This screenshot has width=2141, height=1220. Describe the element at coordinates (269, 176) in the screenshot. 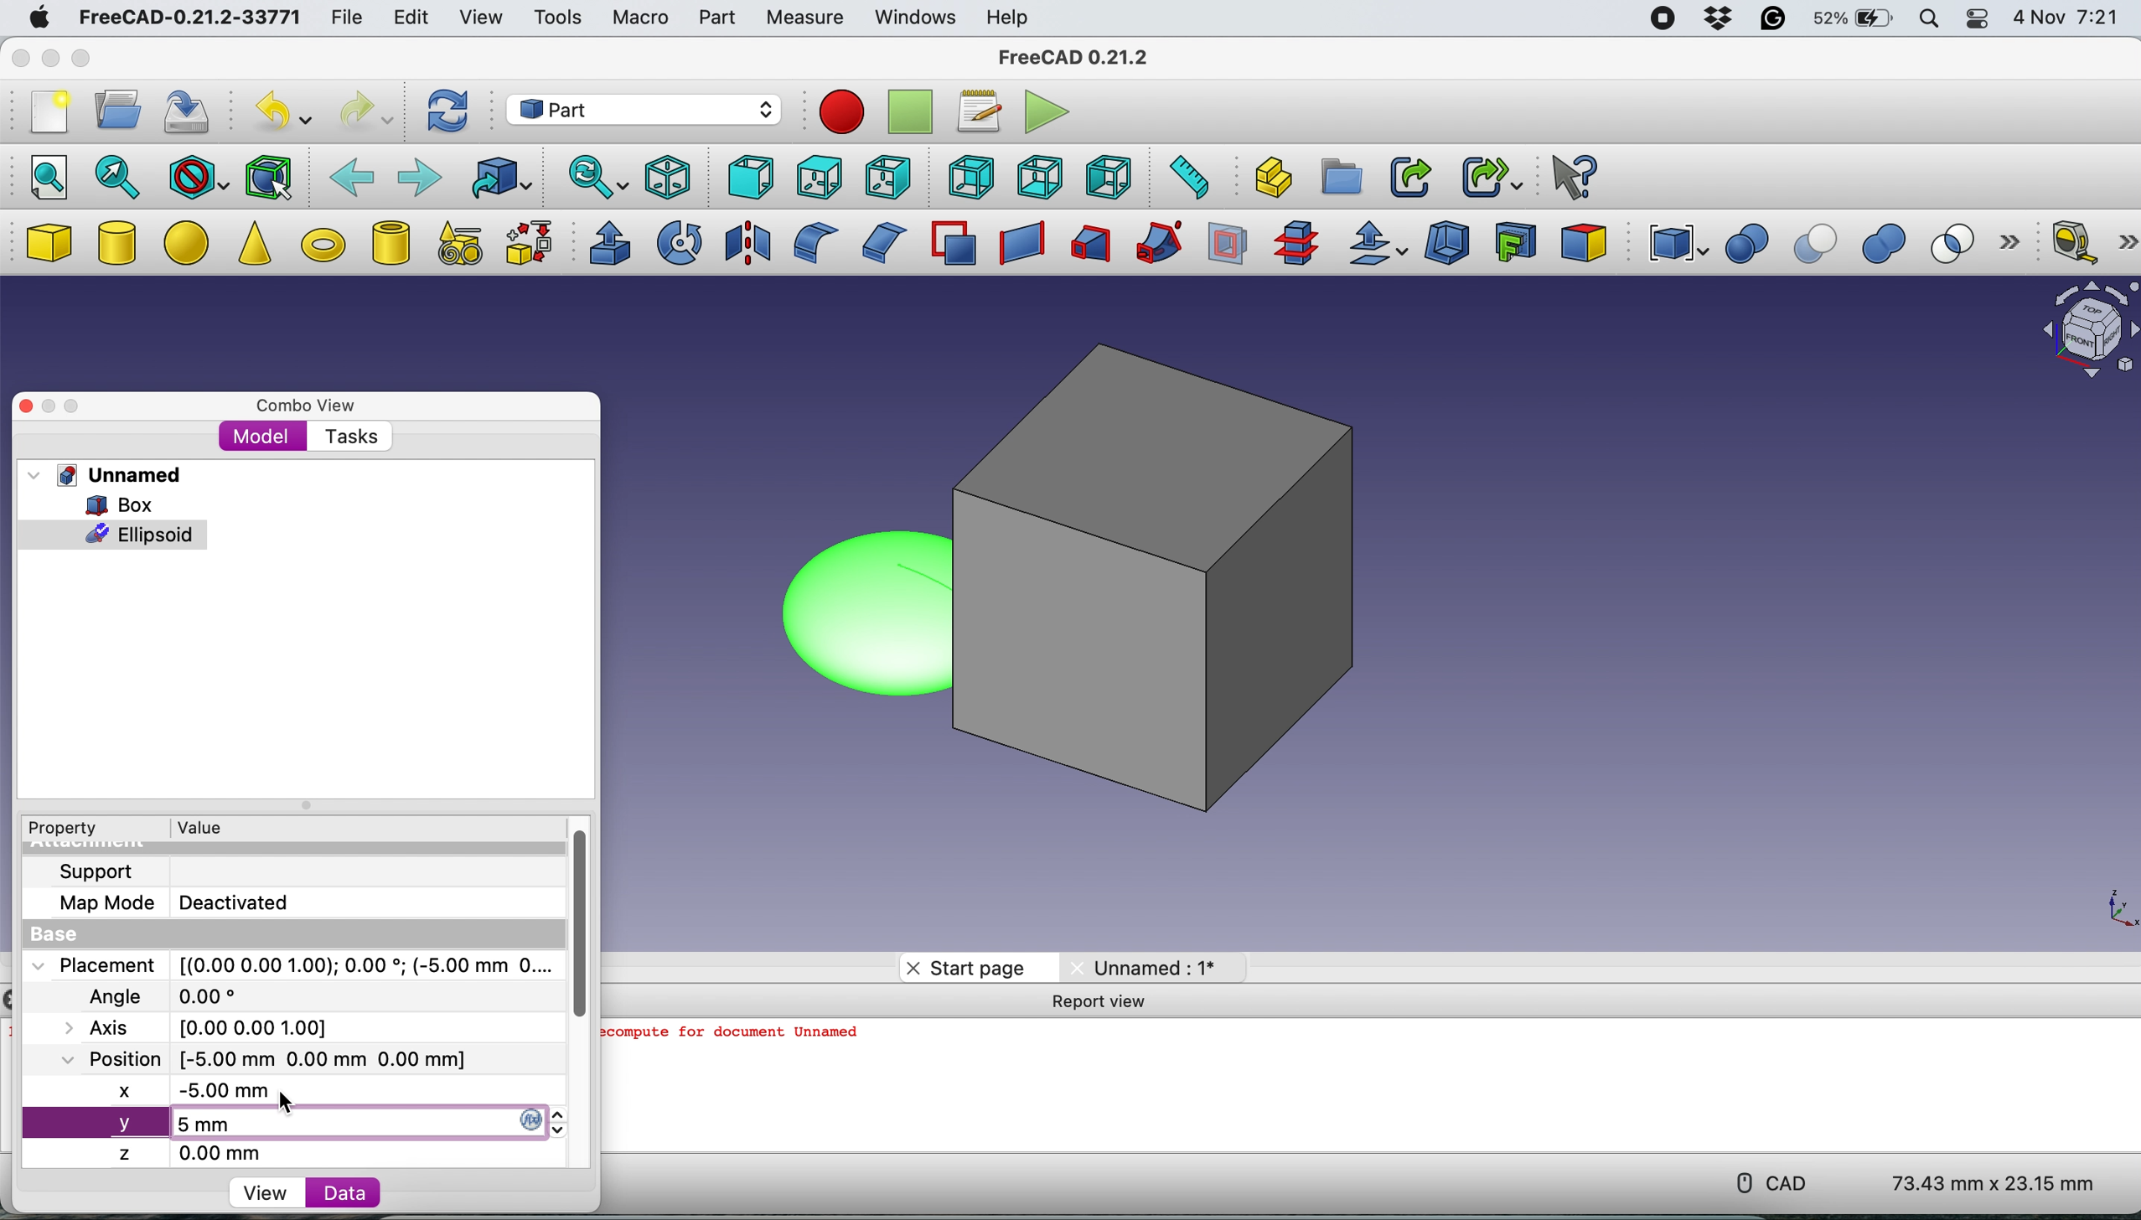

I see `bounding box` at that location.